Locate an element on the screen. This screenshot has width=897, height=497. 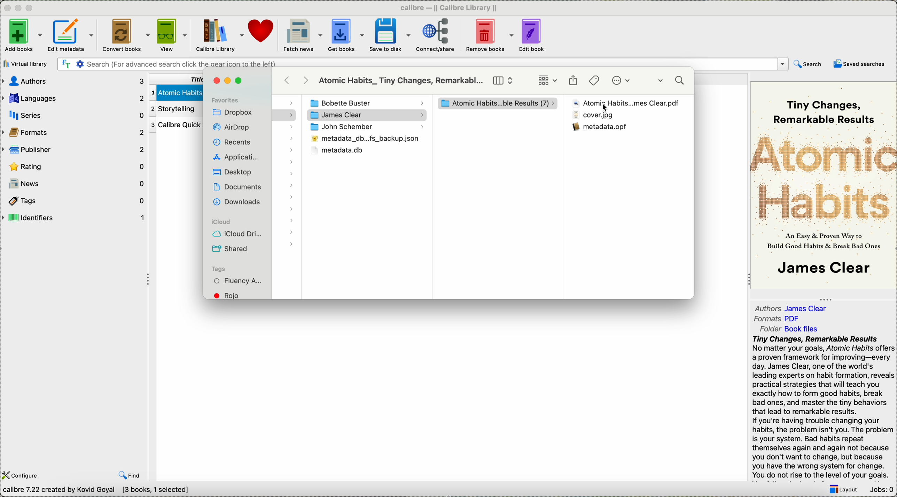
Downloads is located at coordinates (235, 201).